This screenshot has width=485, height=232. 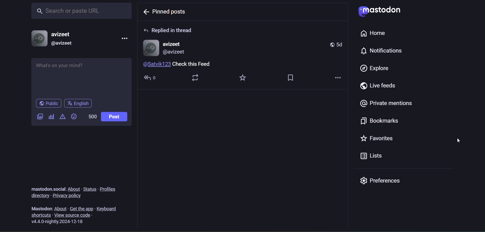 I want to click on logo, so click(x=379, y=11).